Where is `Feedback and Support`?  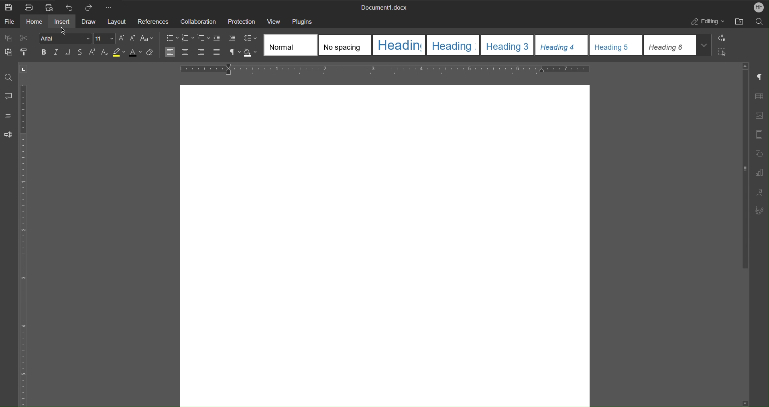 Feedback and Support is located at coordinates (9, 136).